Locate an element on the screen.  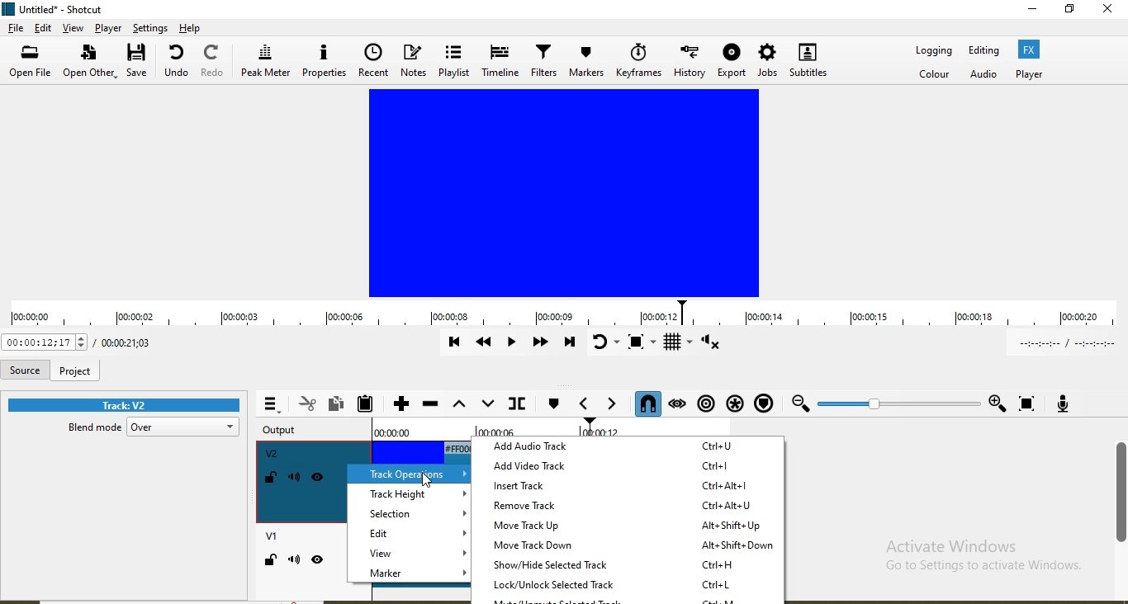
Settings is located at coordinates (152, 28).